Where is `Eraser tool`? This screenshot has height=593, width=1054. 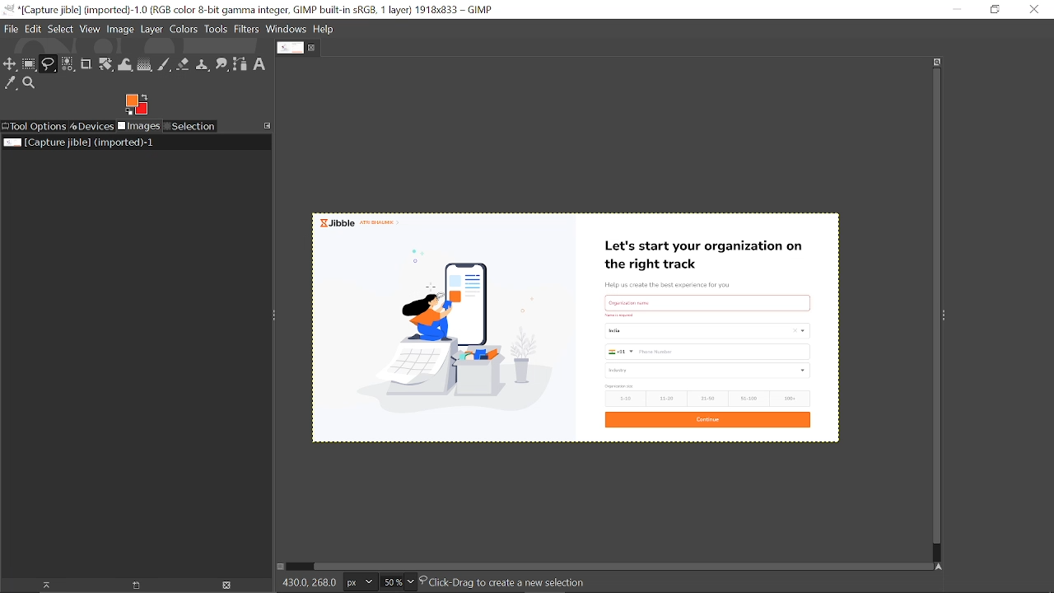 Eraser tool is located at coordinates (183, 64).